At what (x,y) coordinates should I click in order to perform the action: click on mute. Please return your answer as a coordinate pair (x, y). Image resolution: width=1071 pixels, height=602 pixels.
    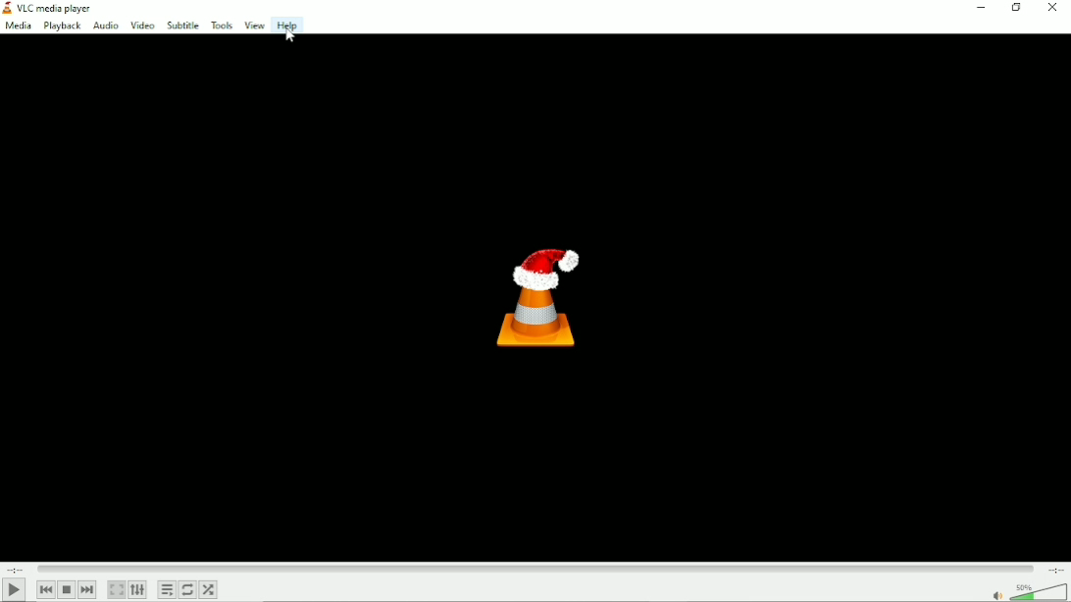
    Looking at the image, I should click on (997, 594).